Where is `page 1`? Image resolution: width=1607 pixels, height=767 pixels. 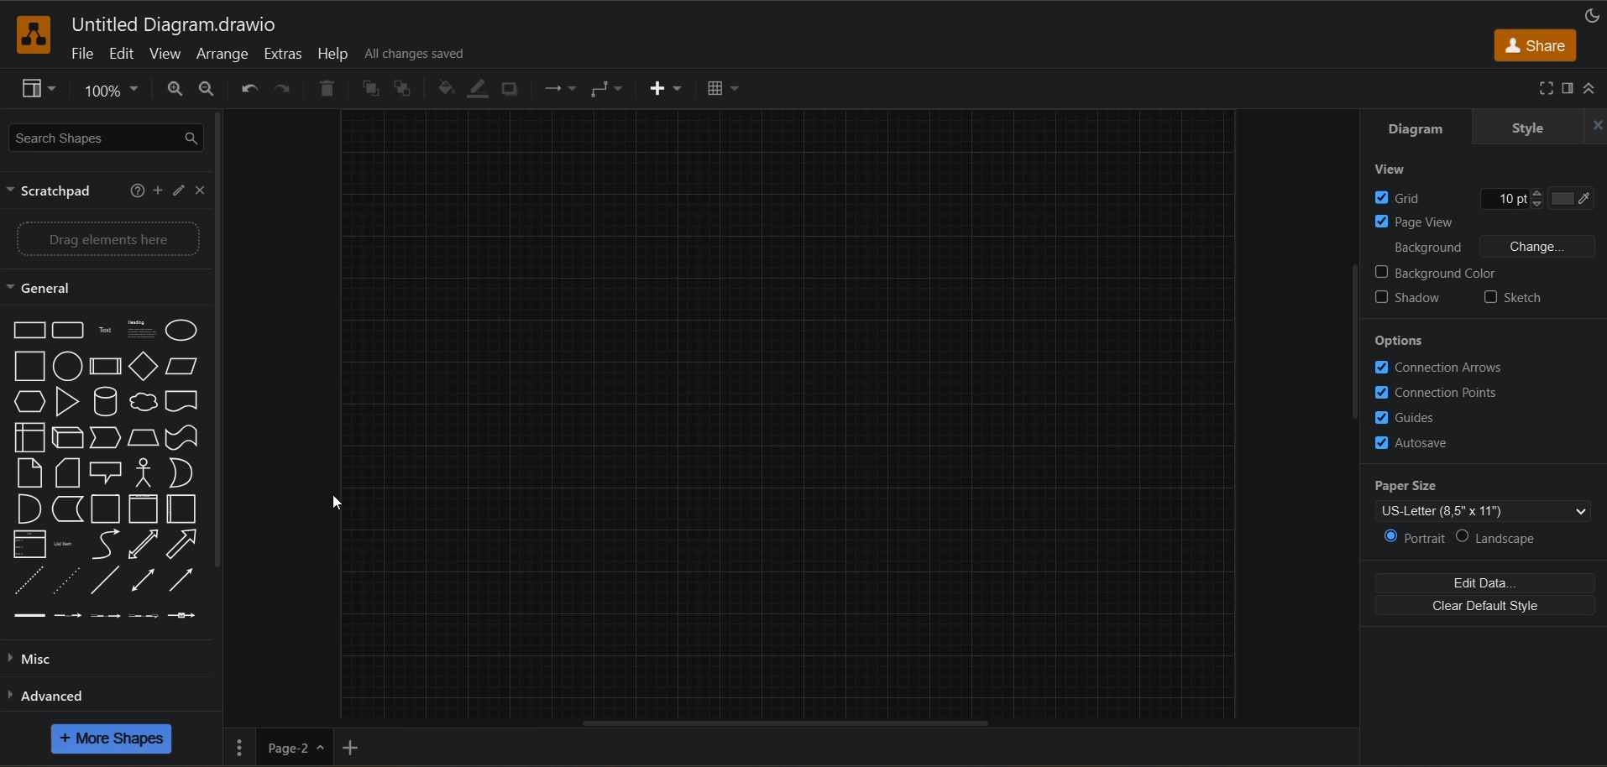 page 1 is located at coordinates (290, 748).